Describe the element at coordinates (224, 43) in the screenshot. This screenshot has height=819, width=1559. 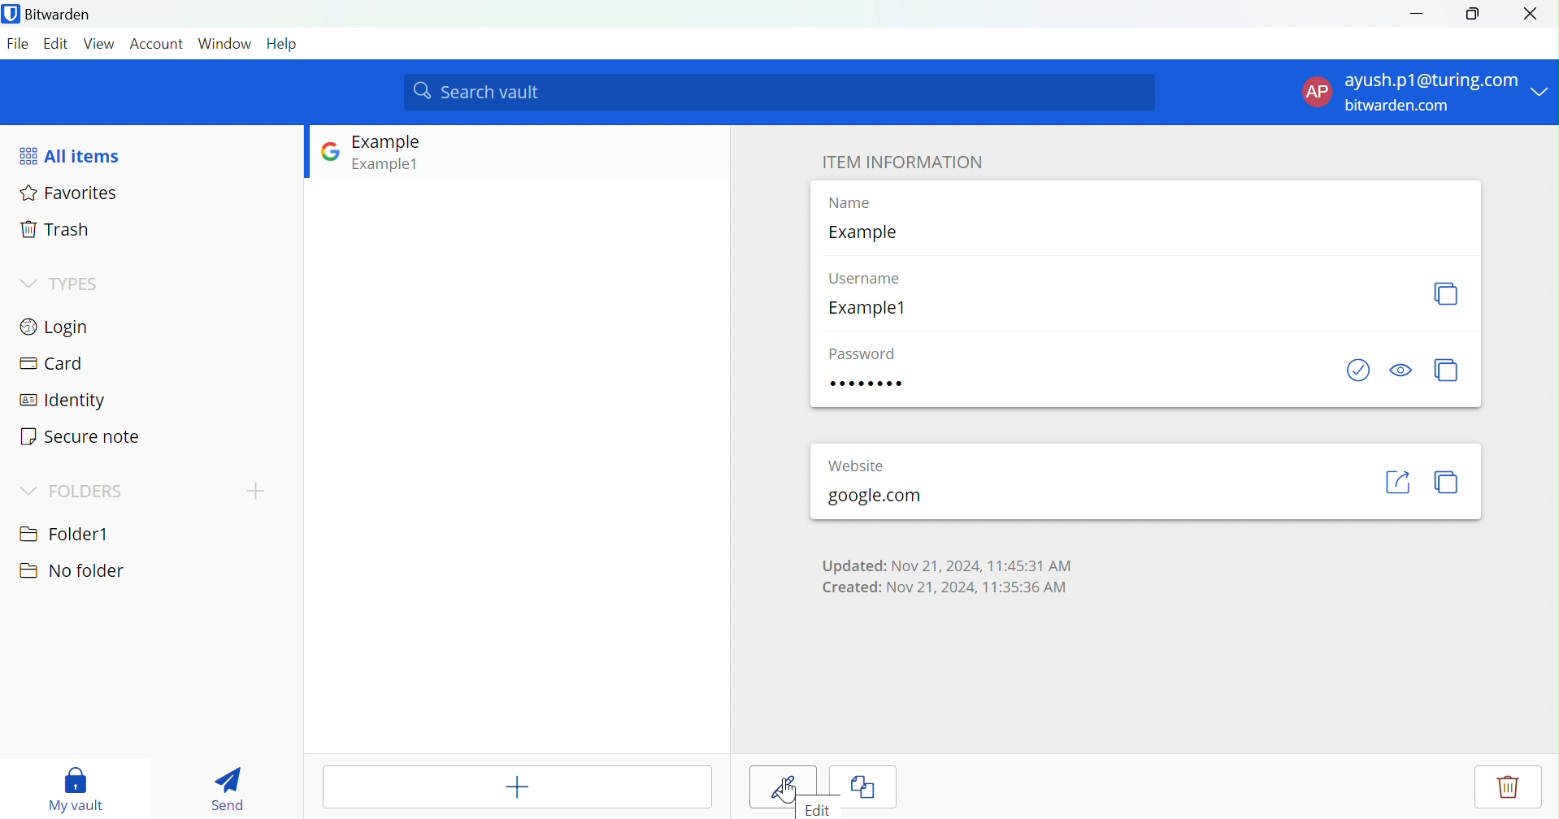
I see `Window` at that location.